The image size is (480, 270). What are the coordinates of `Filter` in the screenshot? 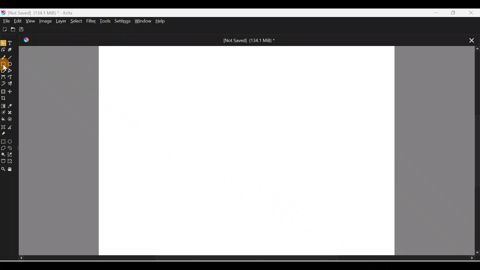 It's located at (91, 21).